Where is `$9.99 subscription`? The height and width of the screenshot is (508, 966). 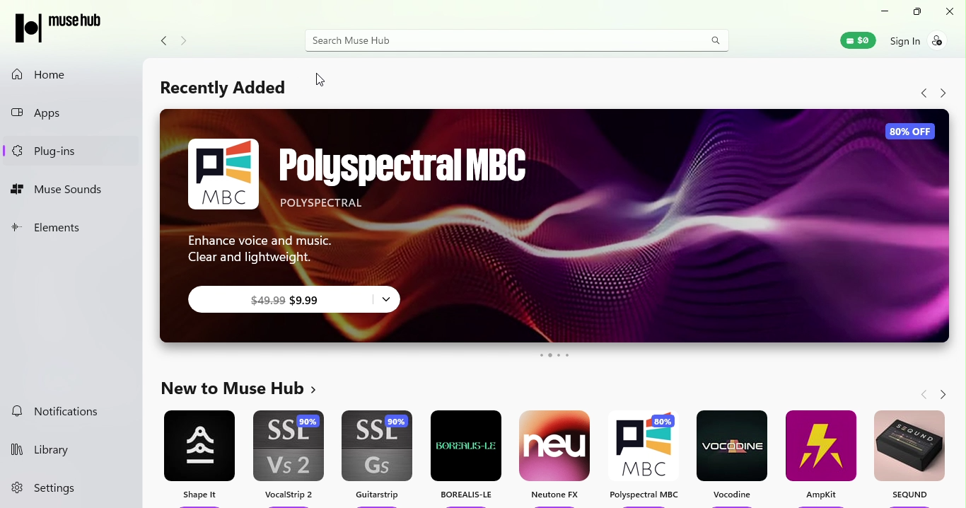 $9.99 subscription is located at coordinates (278, 299).